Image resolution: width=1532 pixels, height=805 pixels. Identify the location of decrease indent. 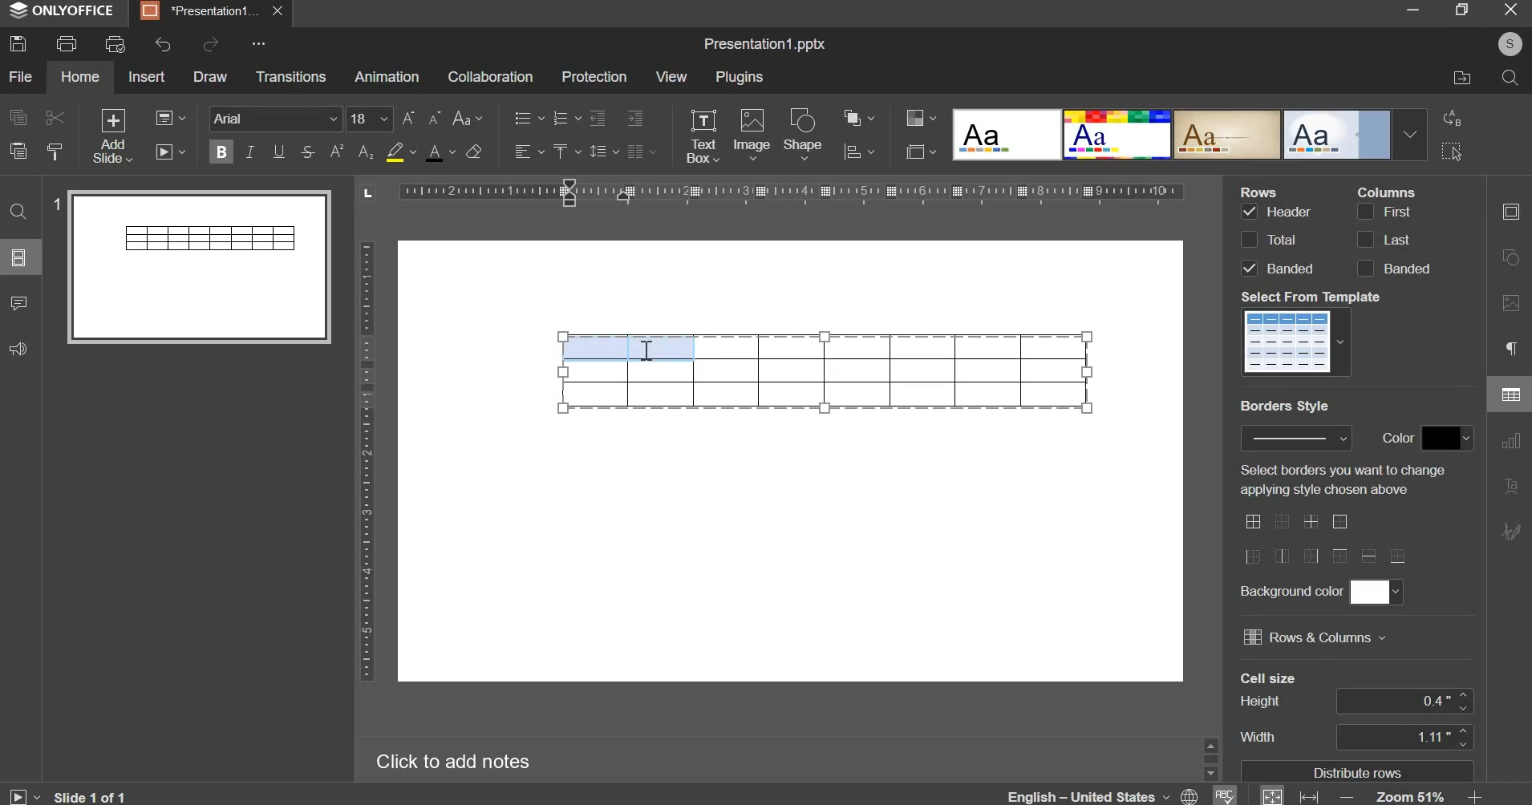
(597, 118).